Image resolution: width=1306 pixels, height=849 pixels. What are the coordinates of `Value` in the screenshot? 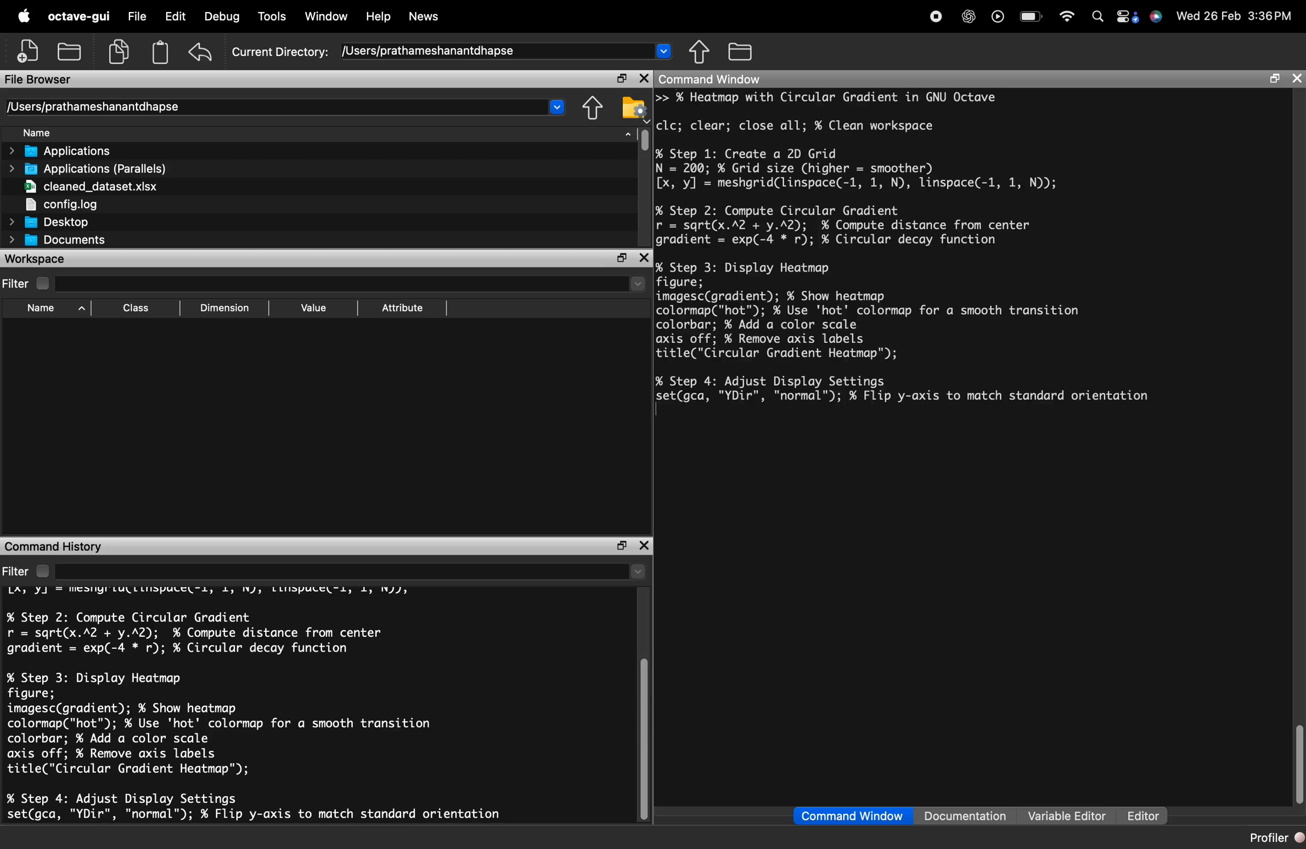 It's located at (311, 310).